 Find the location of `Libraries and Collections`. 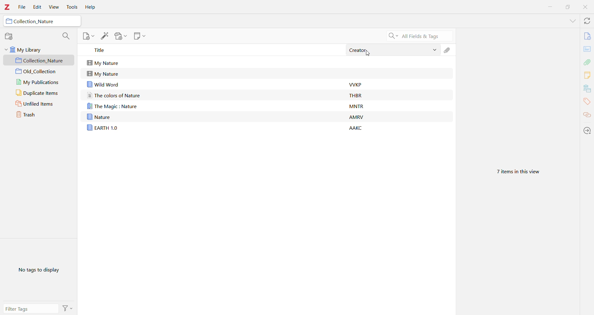

Libraries and Collections is located at coordinates (587, 88).